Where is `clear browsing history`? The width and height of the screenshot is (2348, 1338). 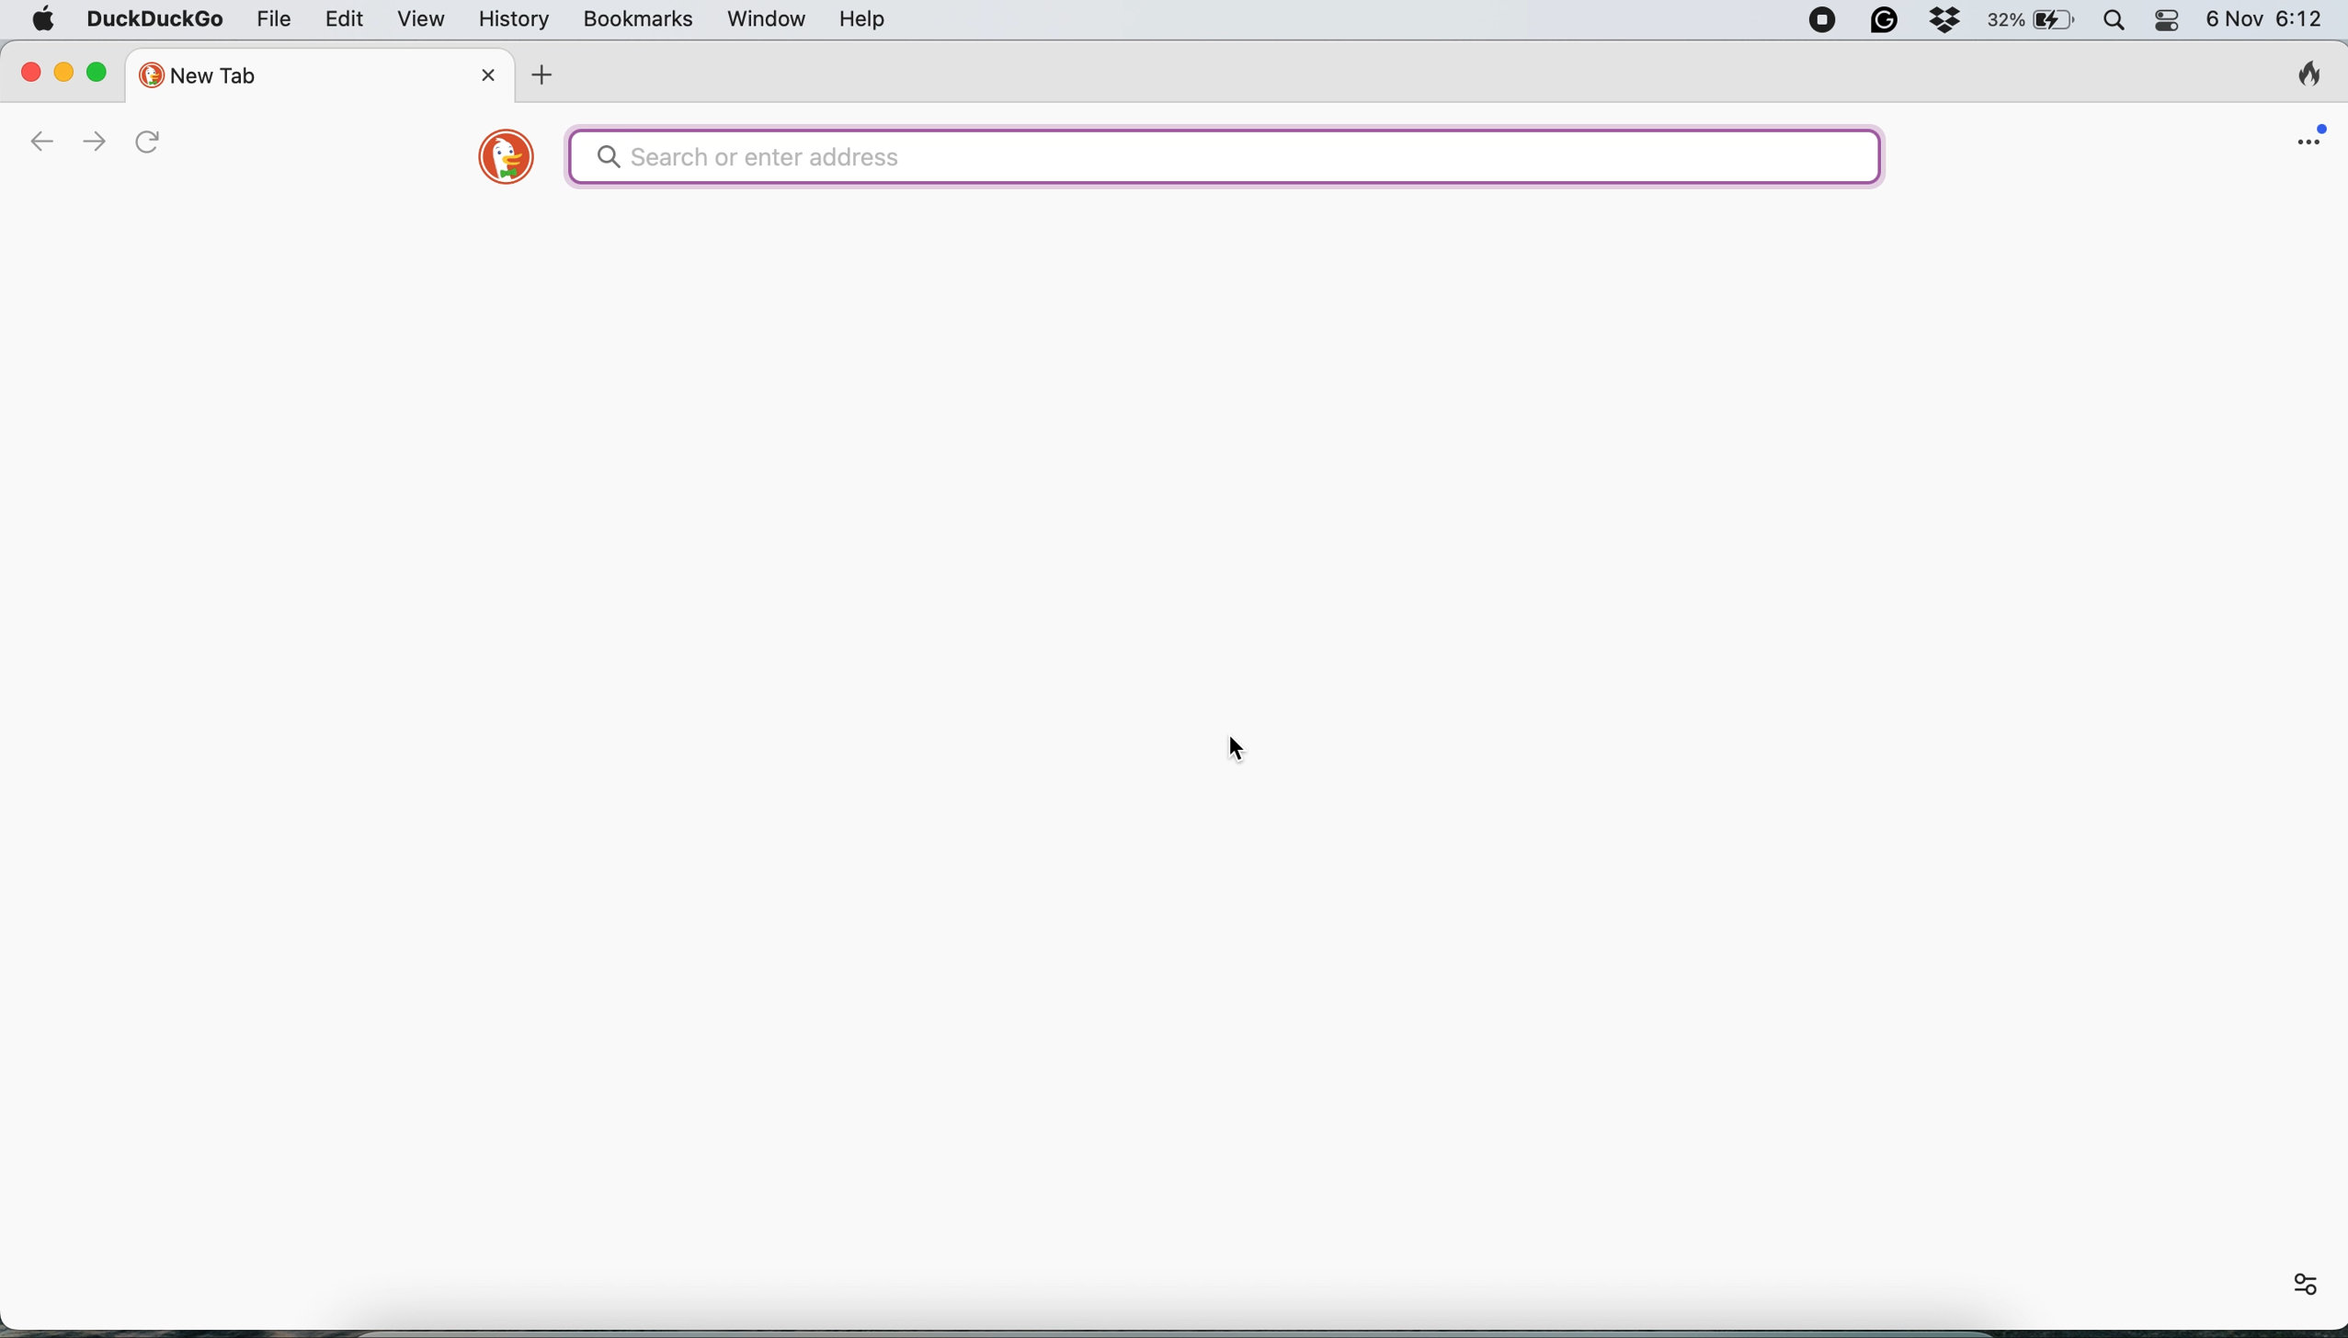
clear browsing history is located at coordinates (2308, 78).